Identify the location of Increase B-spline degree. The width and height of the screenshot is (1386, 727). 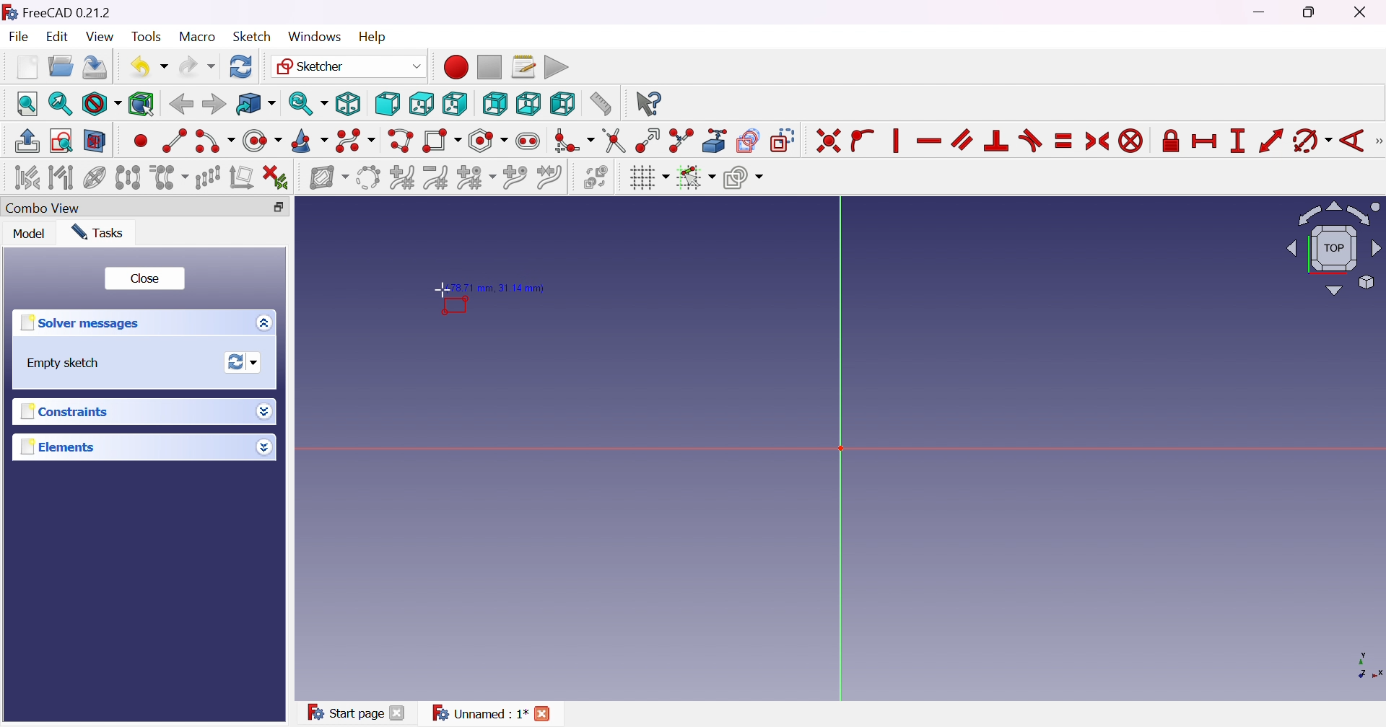
(403, 176).